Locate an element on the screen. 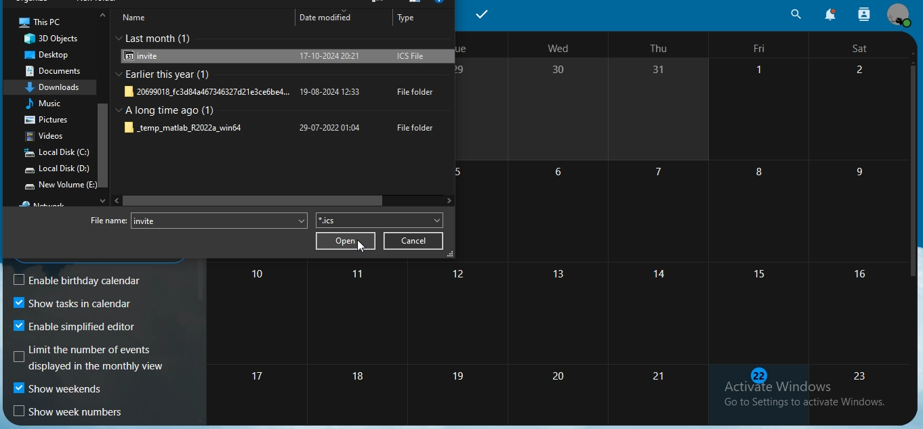  notifications is located at coordinates (828, 14).